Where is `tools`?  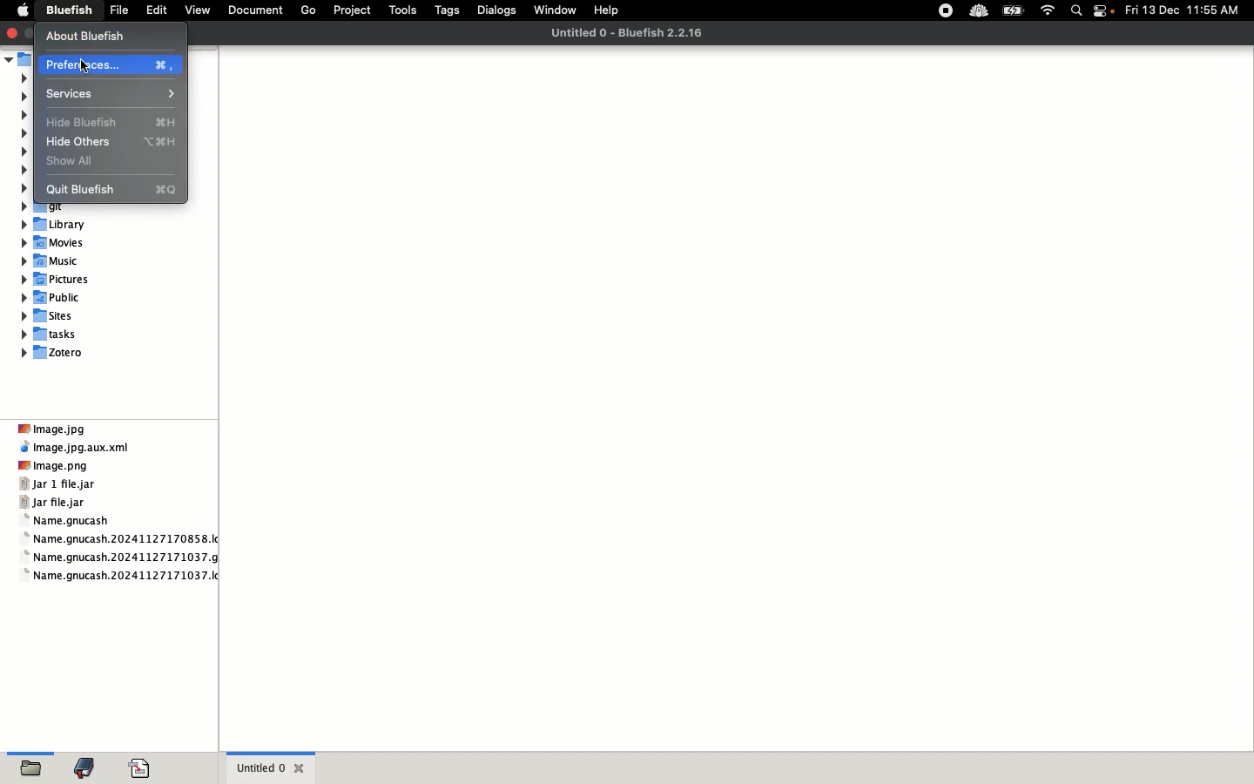 tools is located at coordinates (400, 12).